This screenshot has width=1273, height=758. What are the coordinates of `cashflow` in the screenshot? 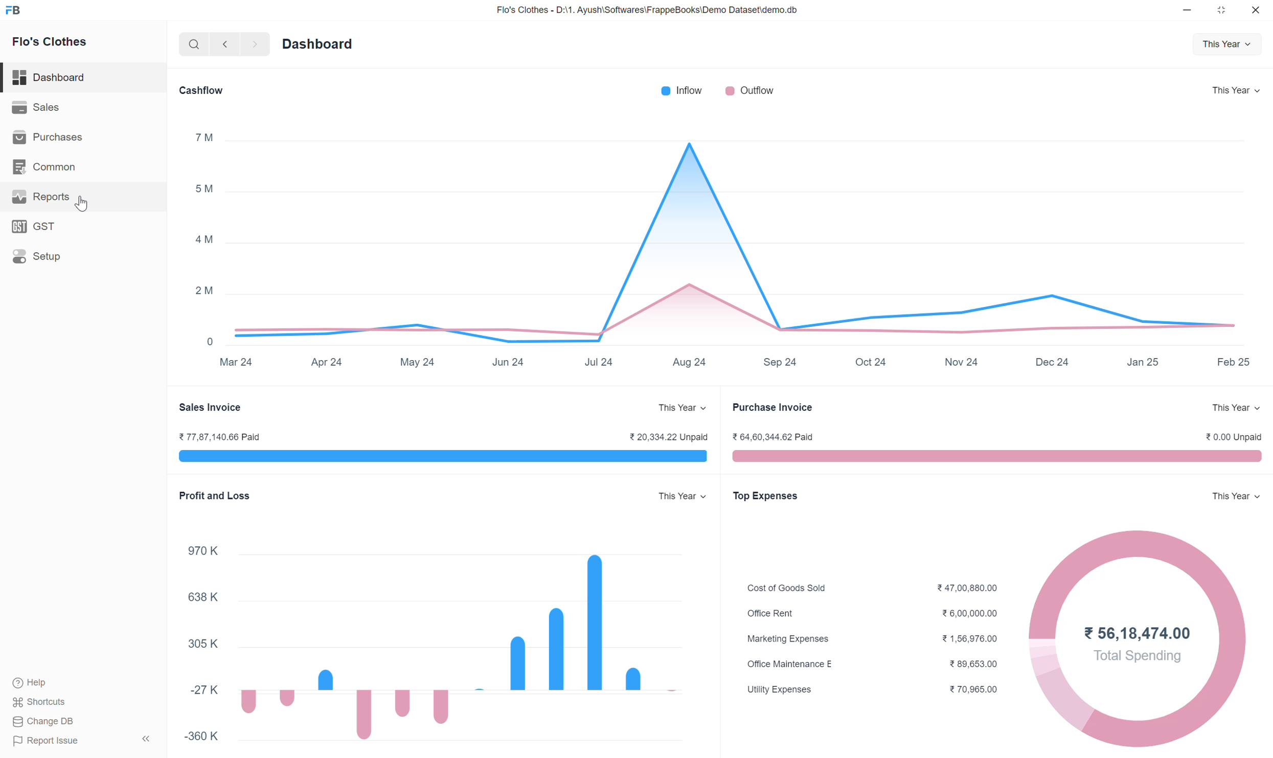 It's located at (199, 88).